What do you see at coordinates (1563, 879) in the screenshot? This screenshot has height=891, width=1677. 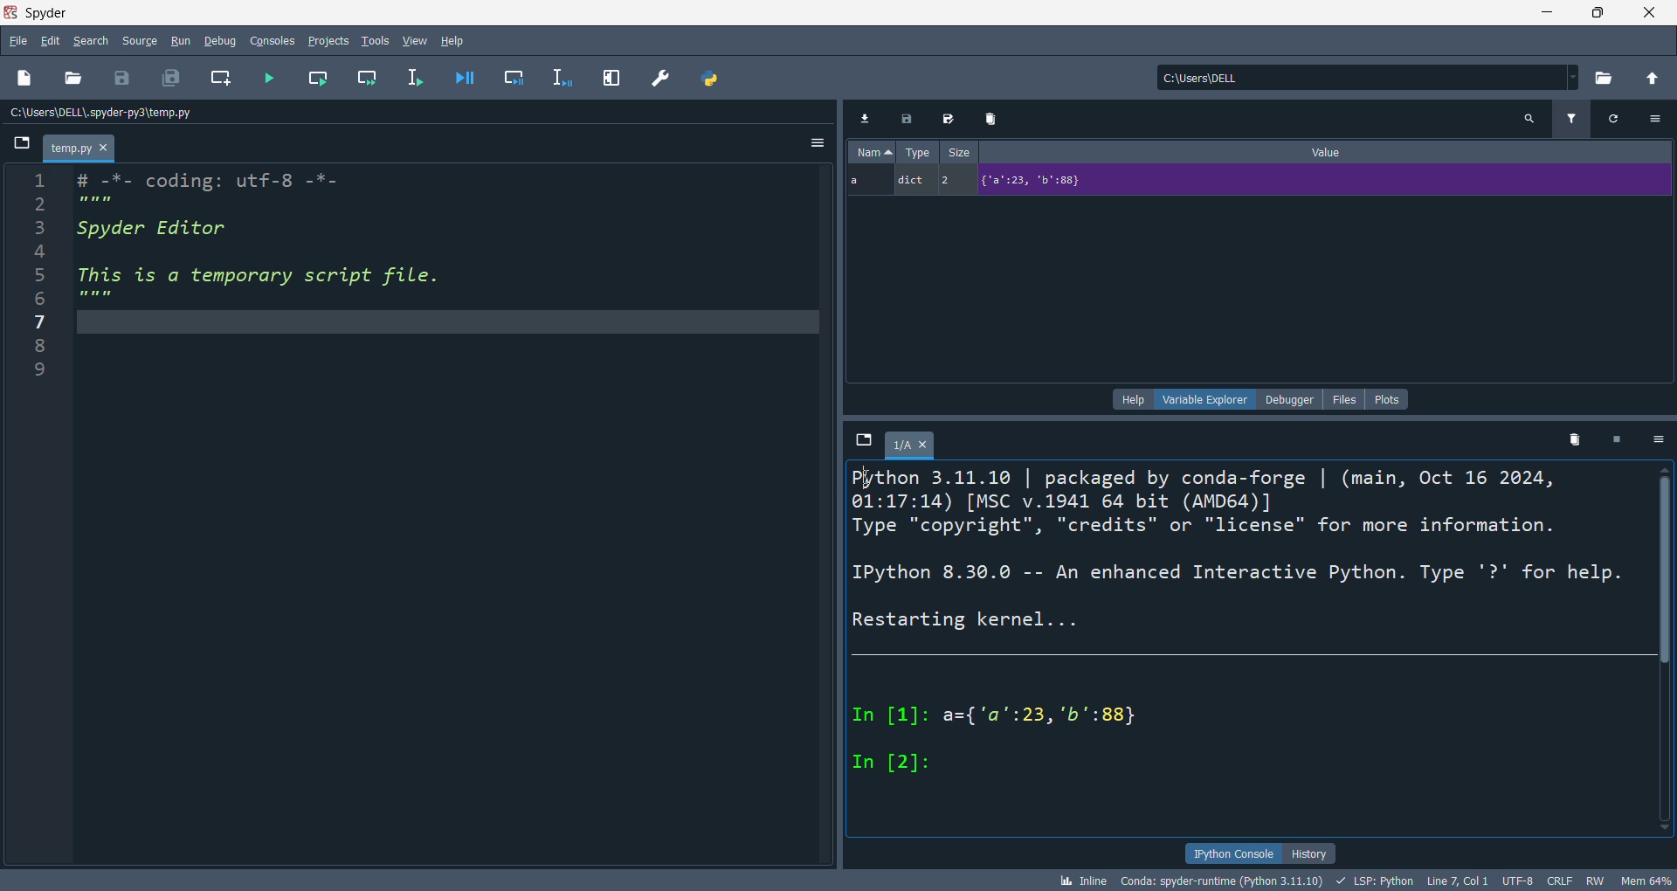 I see `CRLF` at bounding box center [1563, 879].